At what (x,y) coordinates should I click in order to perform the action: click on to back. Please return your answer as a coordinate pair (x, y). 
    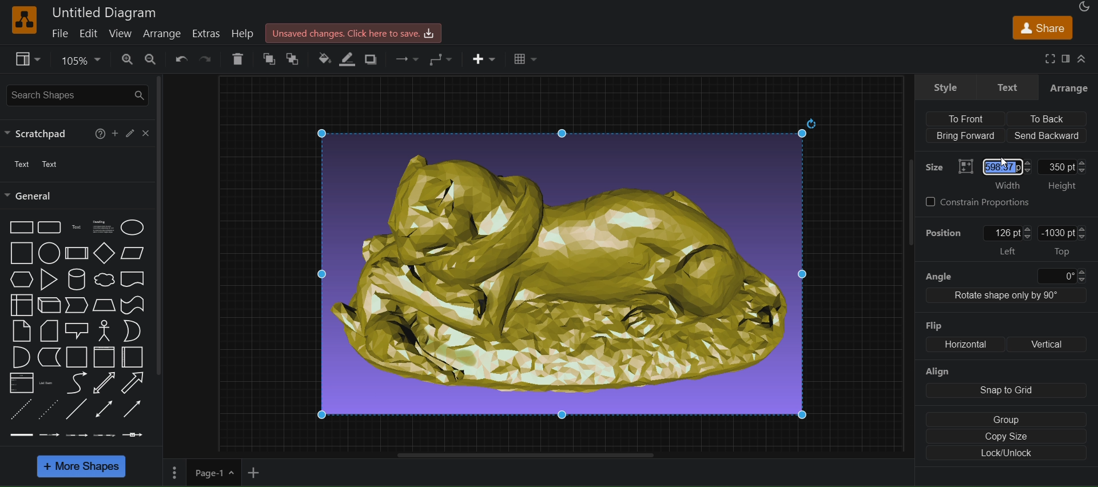
    Looking at the image, I should click on (292, 60).